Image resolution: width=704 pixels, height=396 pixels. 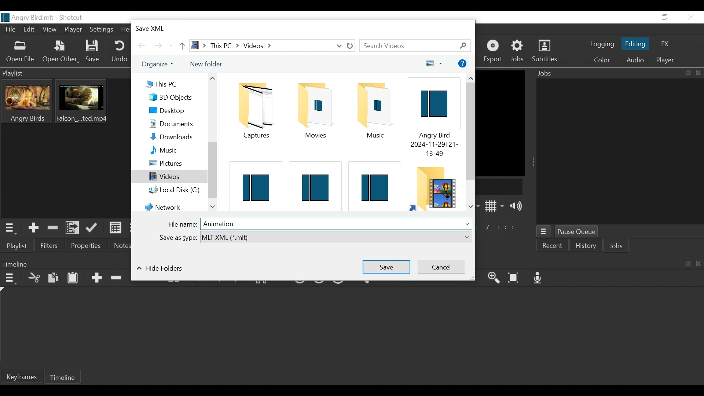 What do you see at coordinates (591, 263) in the screenshot?
I see `Timeline Panel` at bounding box center [591, 263].